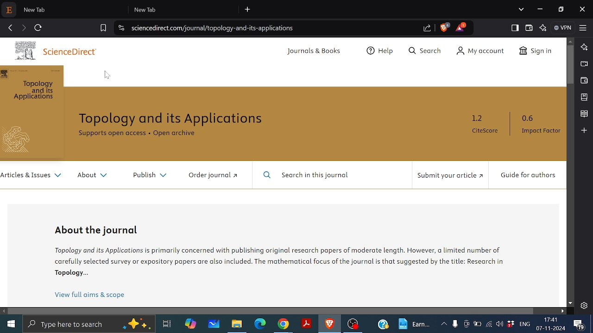 The height and width of the screenshot is (333, 593). I want to click on Move left, so click(5, 311).